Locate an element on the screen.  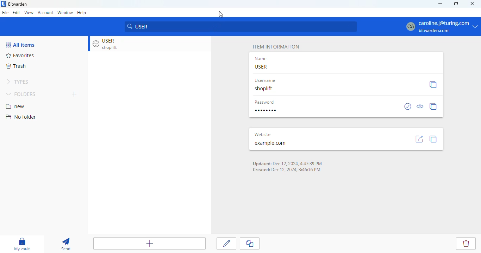
maximize is located at coordinates (456, 4).